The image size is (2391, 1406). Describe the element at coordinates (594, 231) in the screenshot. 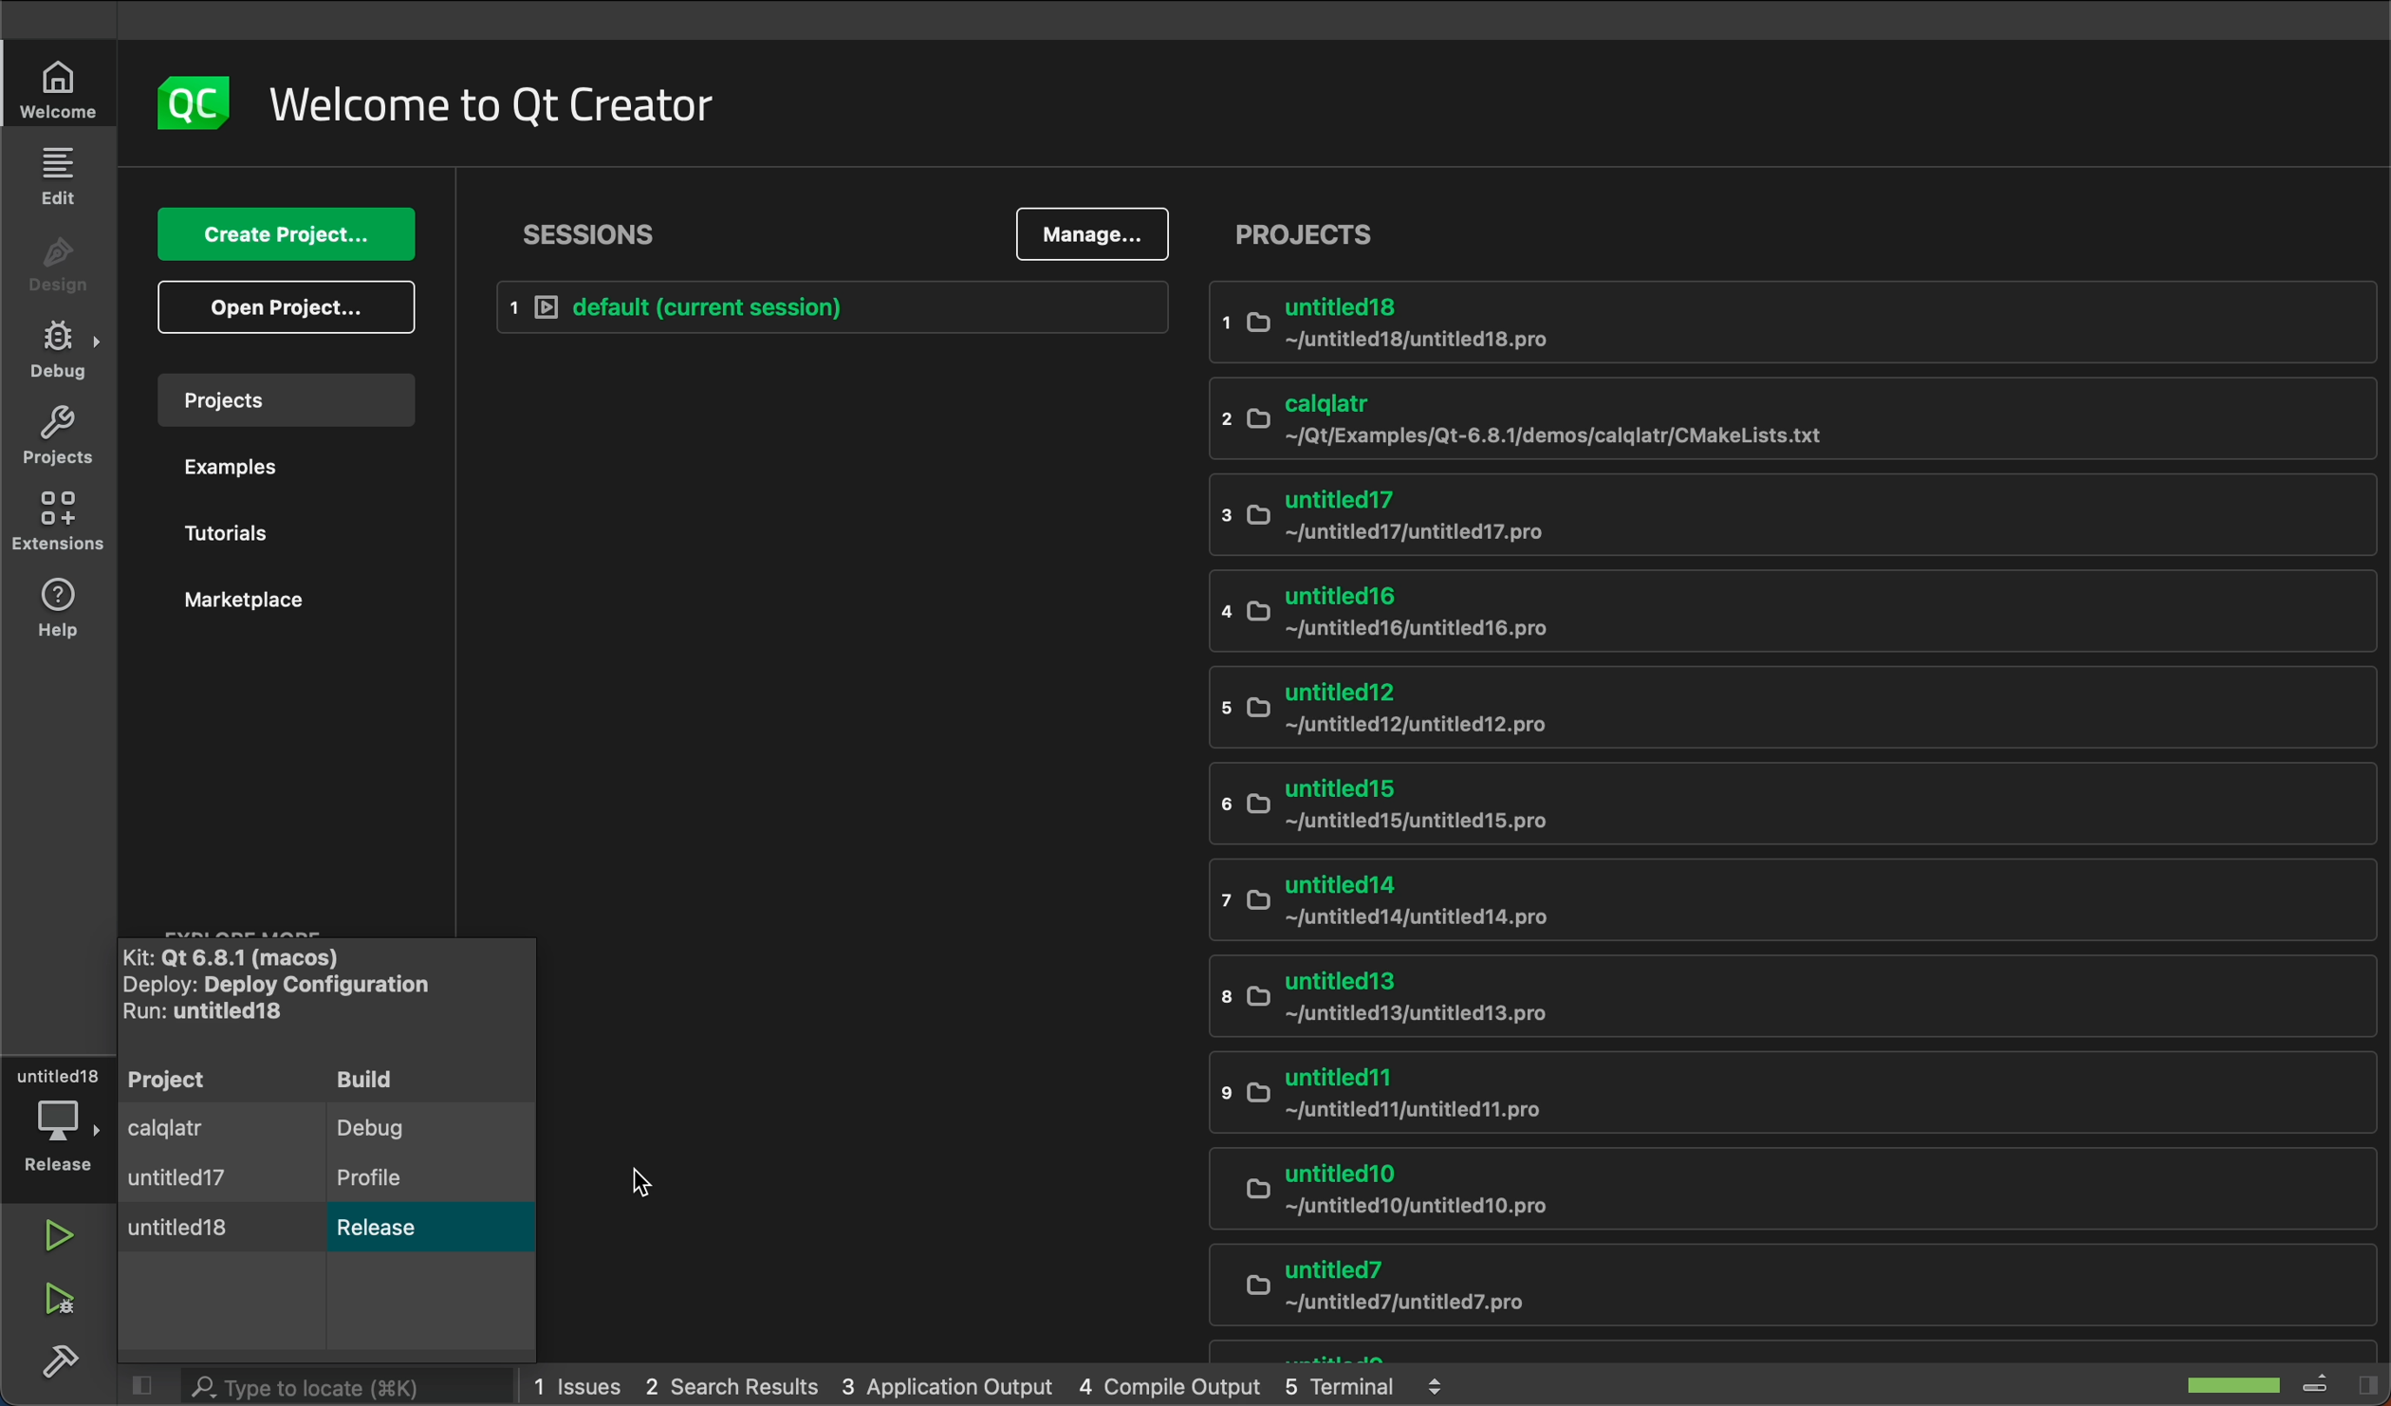

I see `sessions` at that location.